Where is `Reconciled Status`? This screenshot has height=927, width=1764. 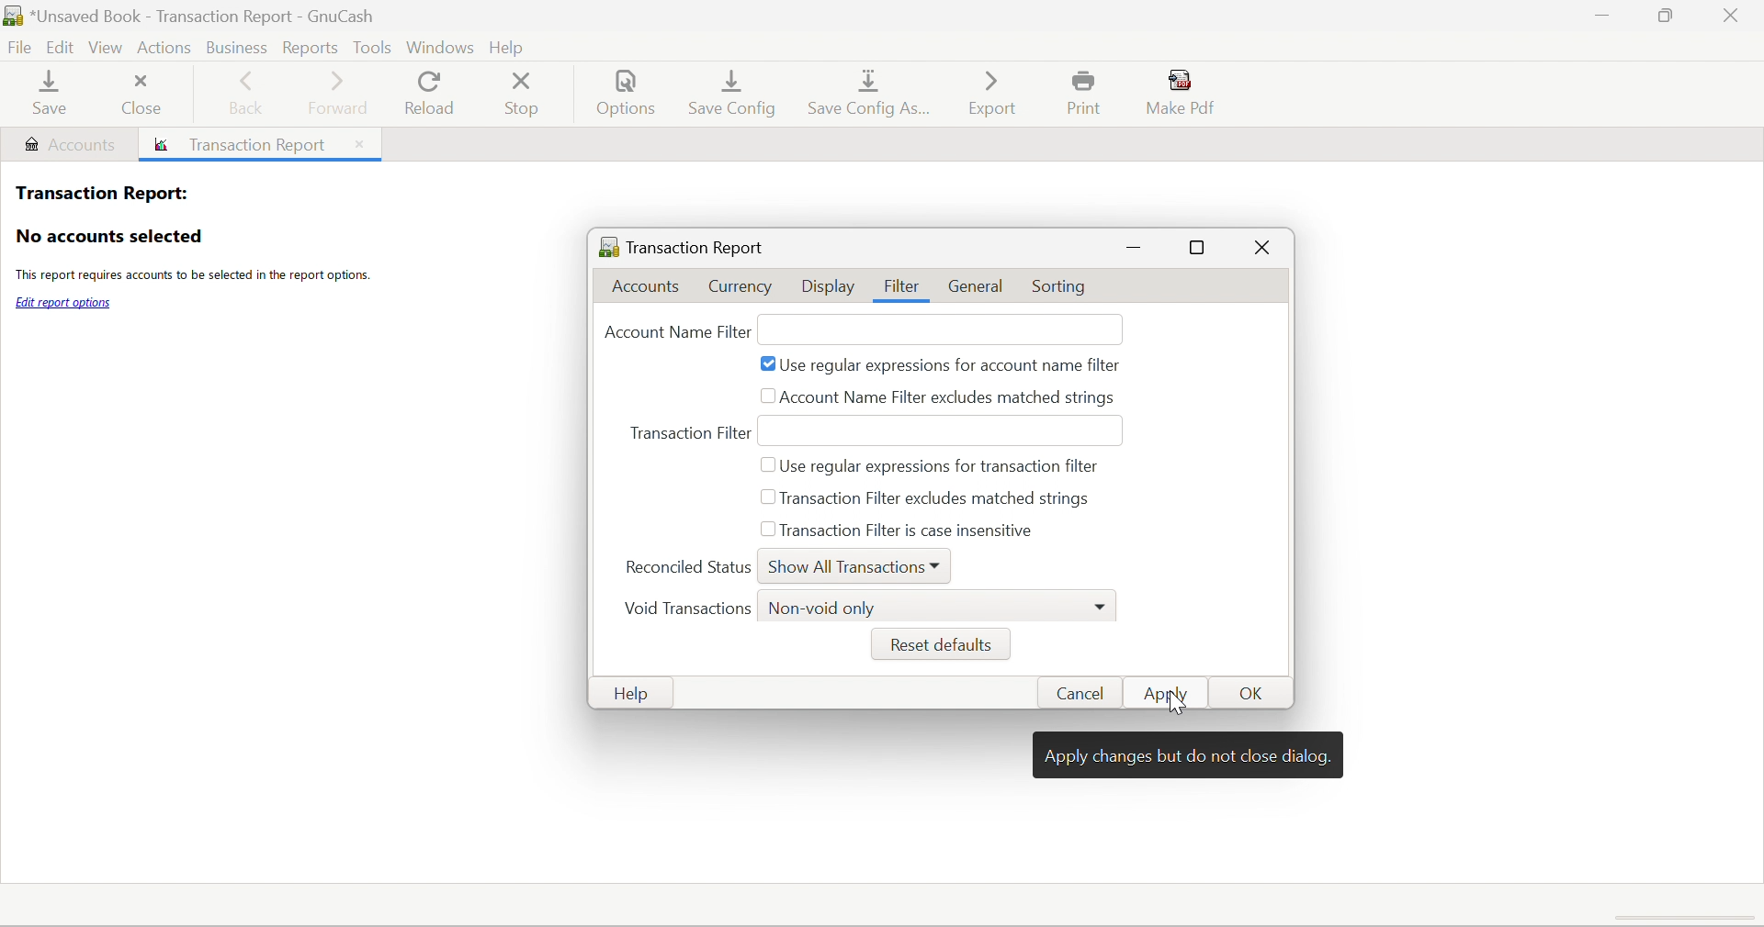 Reconciled Status is located at coordinates (688, 566).